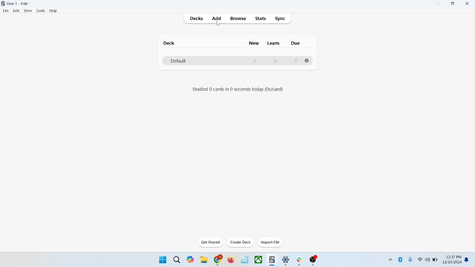 This screenshot has height=267, width=475. Describe the element at coordinates (245, 260) in the screenshot. I see `icon` at that location.